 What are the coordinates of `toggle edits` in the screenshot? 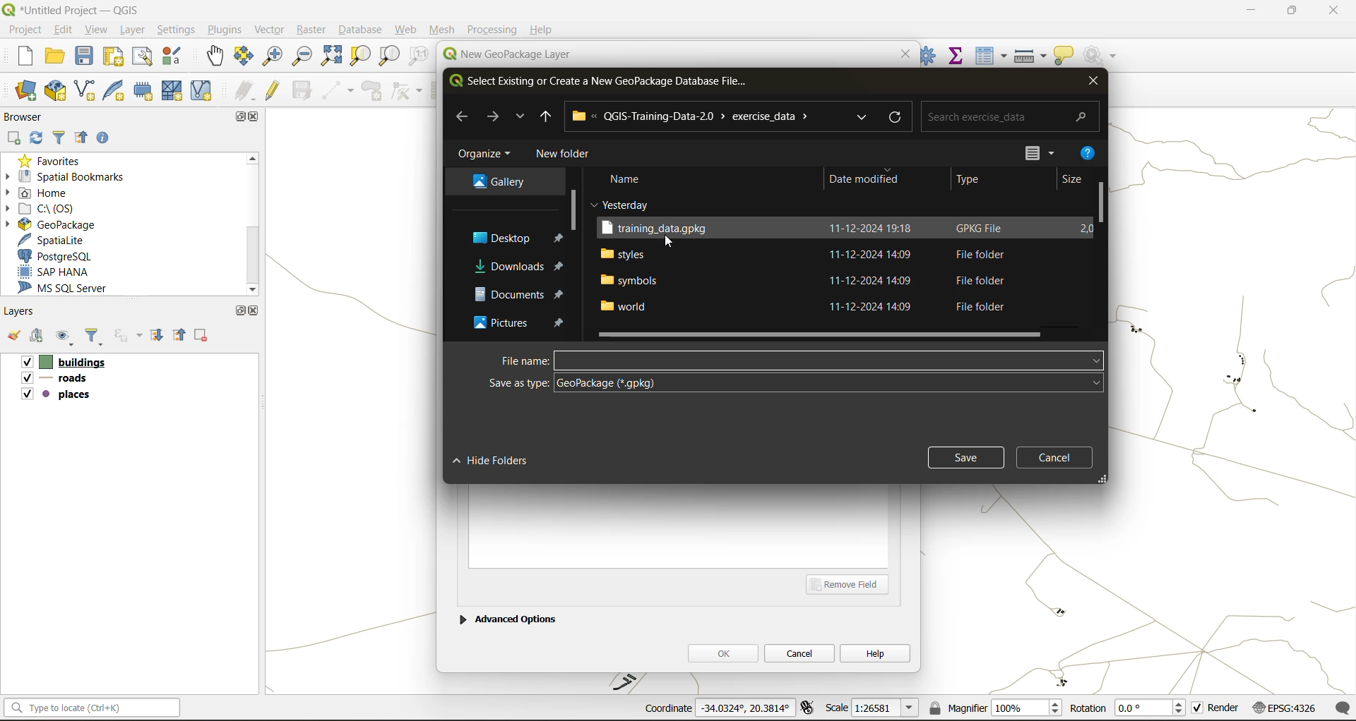 It's located at (273, 90).